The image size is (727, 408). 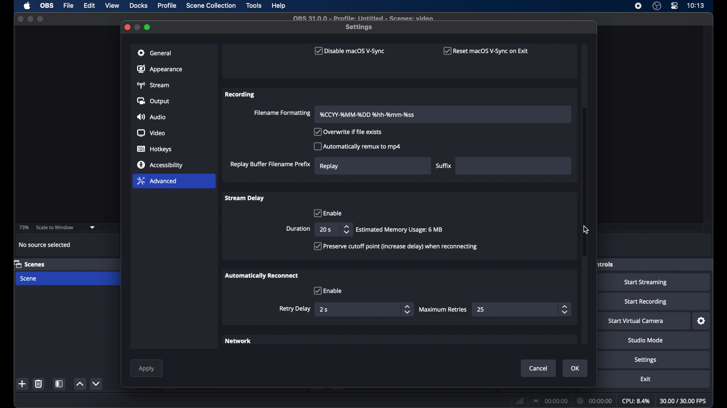 I want to click on view, so click(x=113, y=6).